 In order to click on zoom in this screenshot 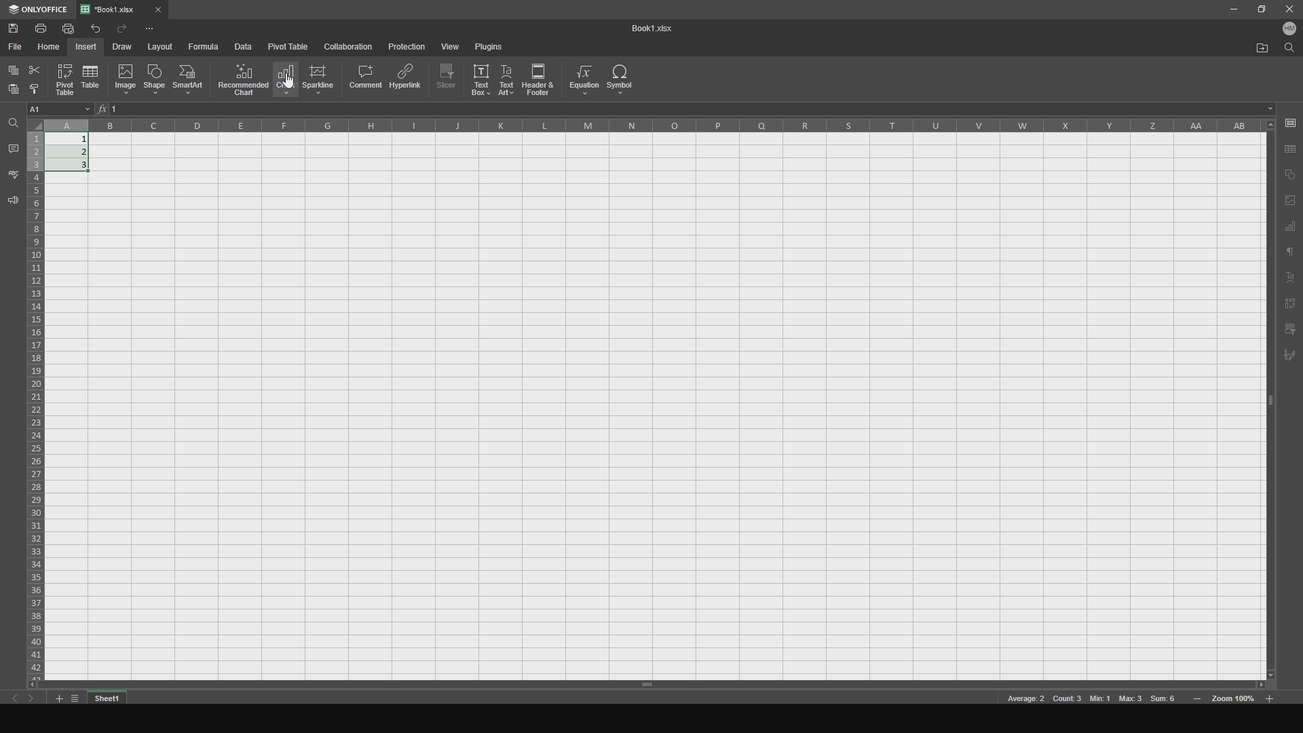, I will do `click(1234, 700)`.